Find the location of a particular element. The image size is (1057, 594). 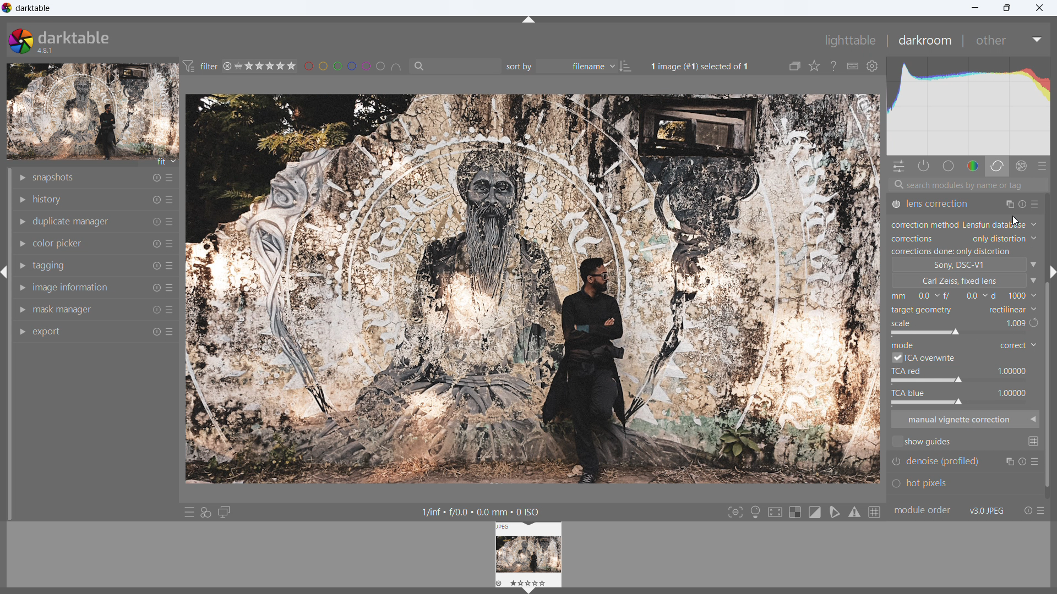

more options is located at coordinates (171, 178).